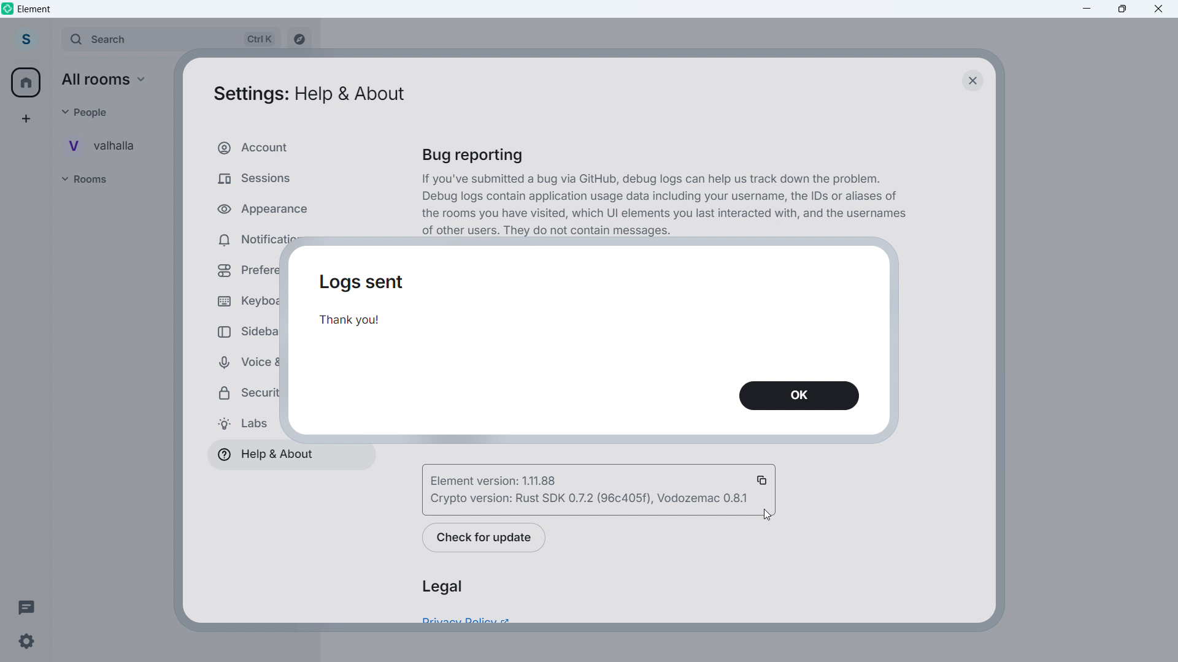 The height and width of the screenshot is (662, 1178). I want to click on Debug logs contain application usage data including your username, the IDs or aliases of, so click(661, 196).